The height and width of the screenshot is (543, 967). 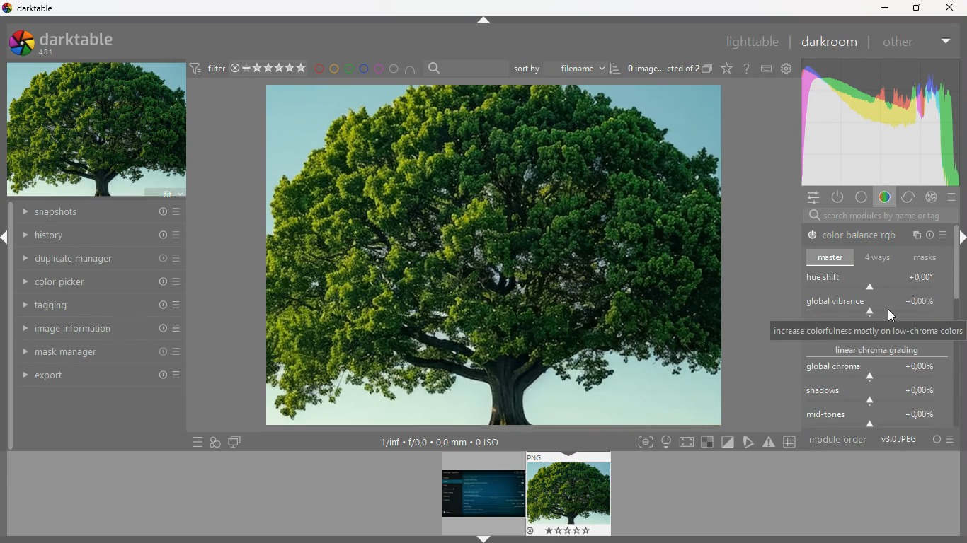 I want to click on details, so click(x=447, y=443).